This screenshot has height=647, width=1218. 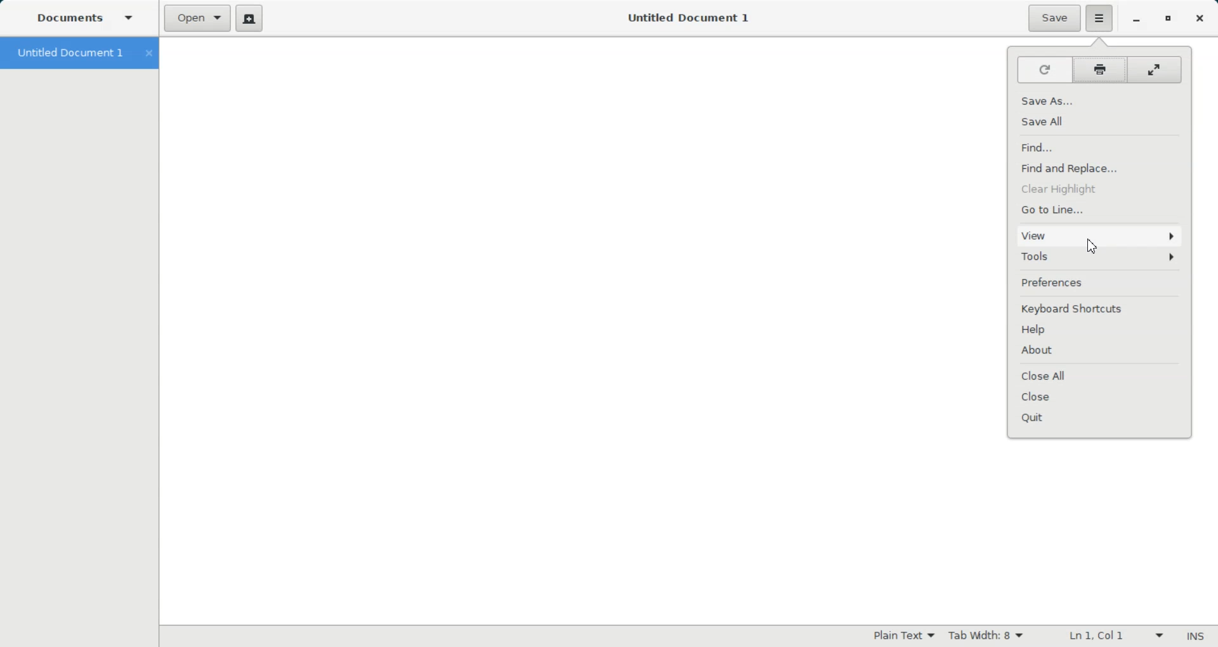 I want to click on Close, so click(x=1100, y=398).